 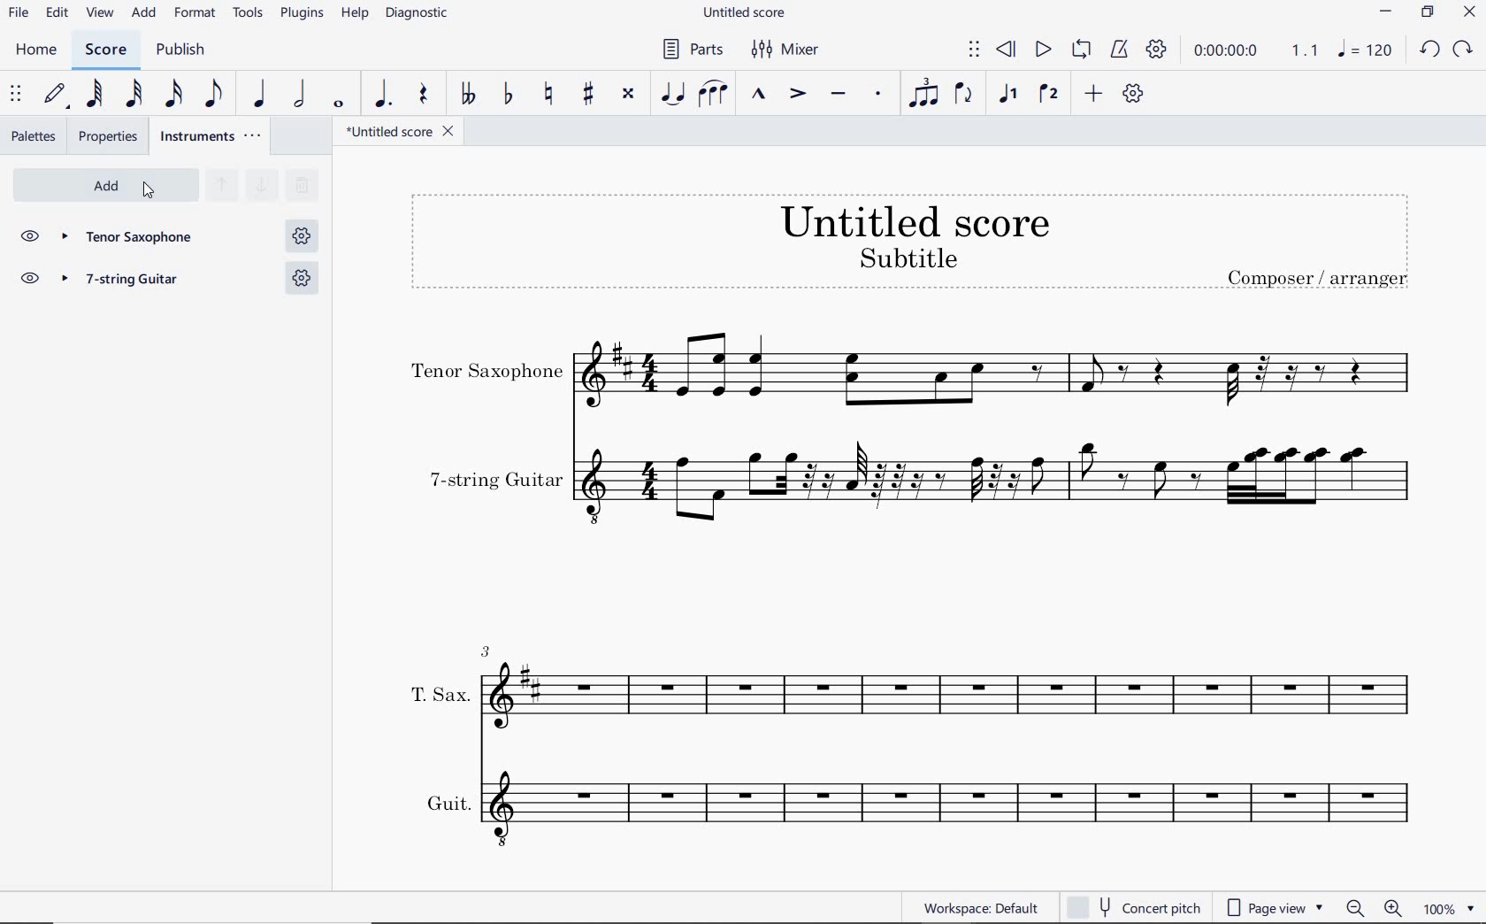 What do you see at coordinates (261, 94) in the screenshot?
I see `QUARTER NOTE` at bounding box center [261, 94].